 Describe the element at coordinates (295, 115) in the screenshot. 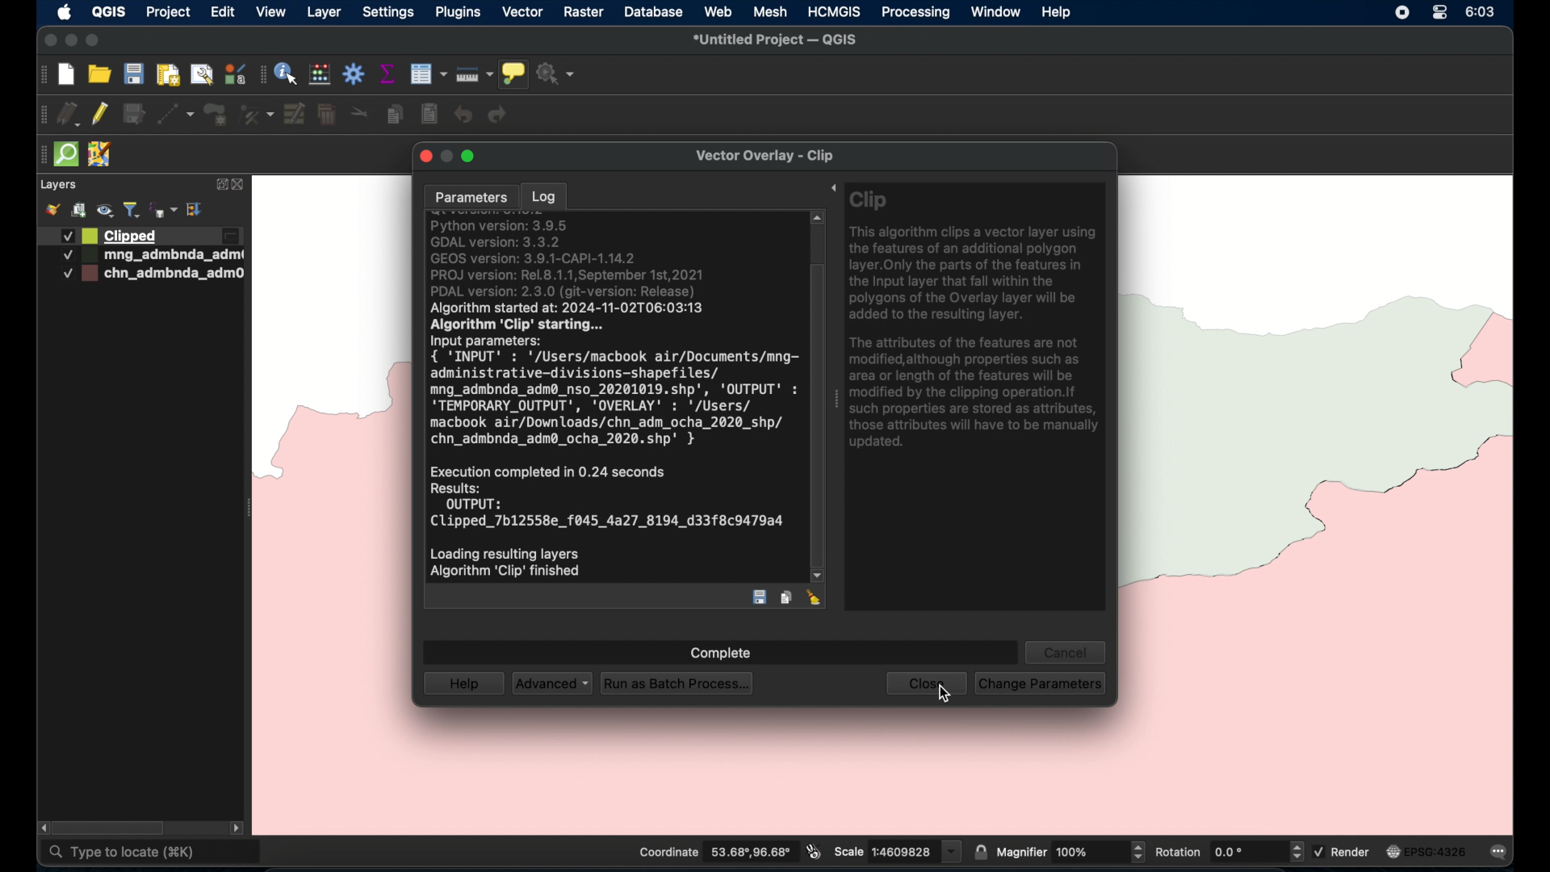

I see `modify attributes` at that location.